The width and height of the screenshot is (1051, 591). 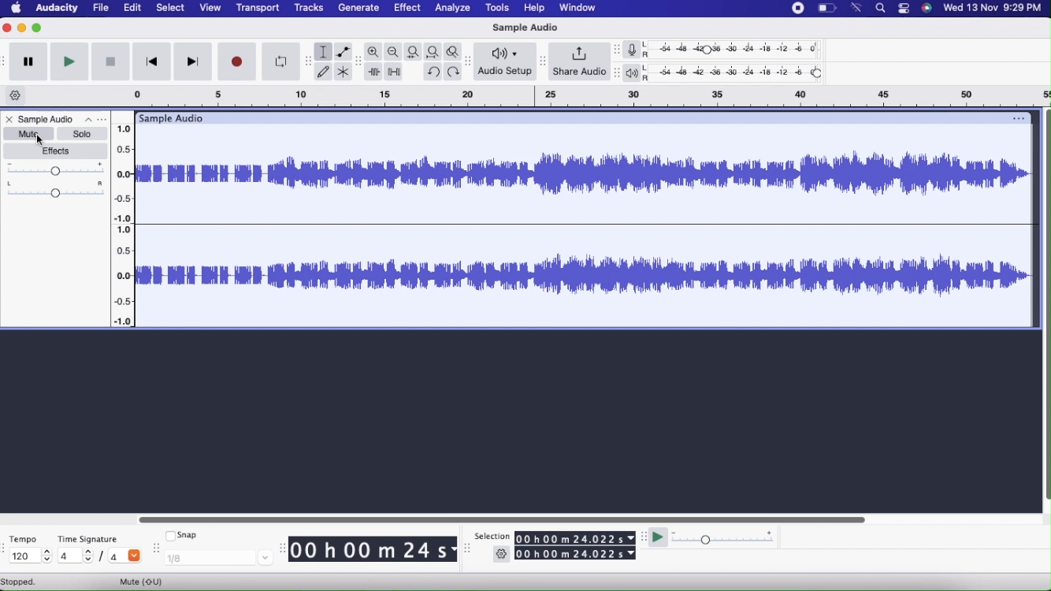 What do you see at coordinates (412, 51) in the screenshot?
I see `Fit selection to width` at bounding box center [412, 51].